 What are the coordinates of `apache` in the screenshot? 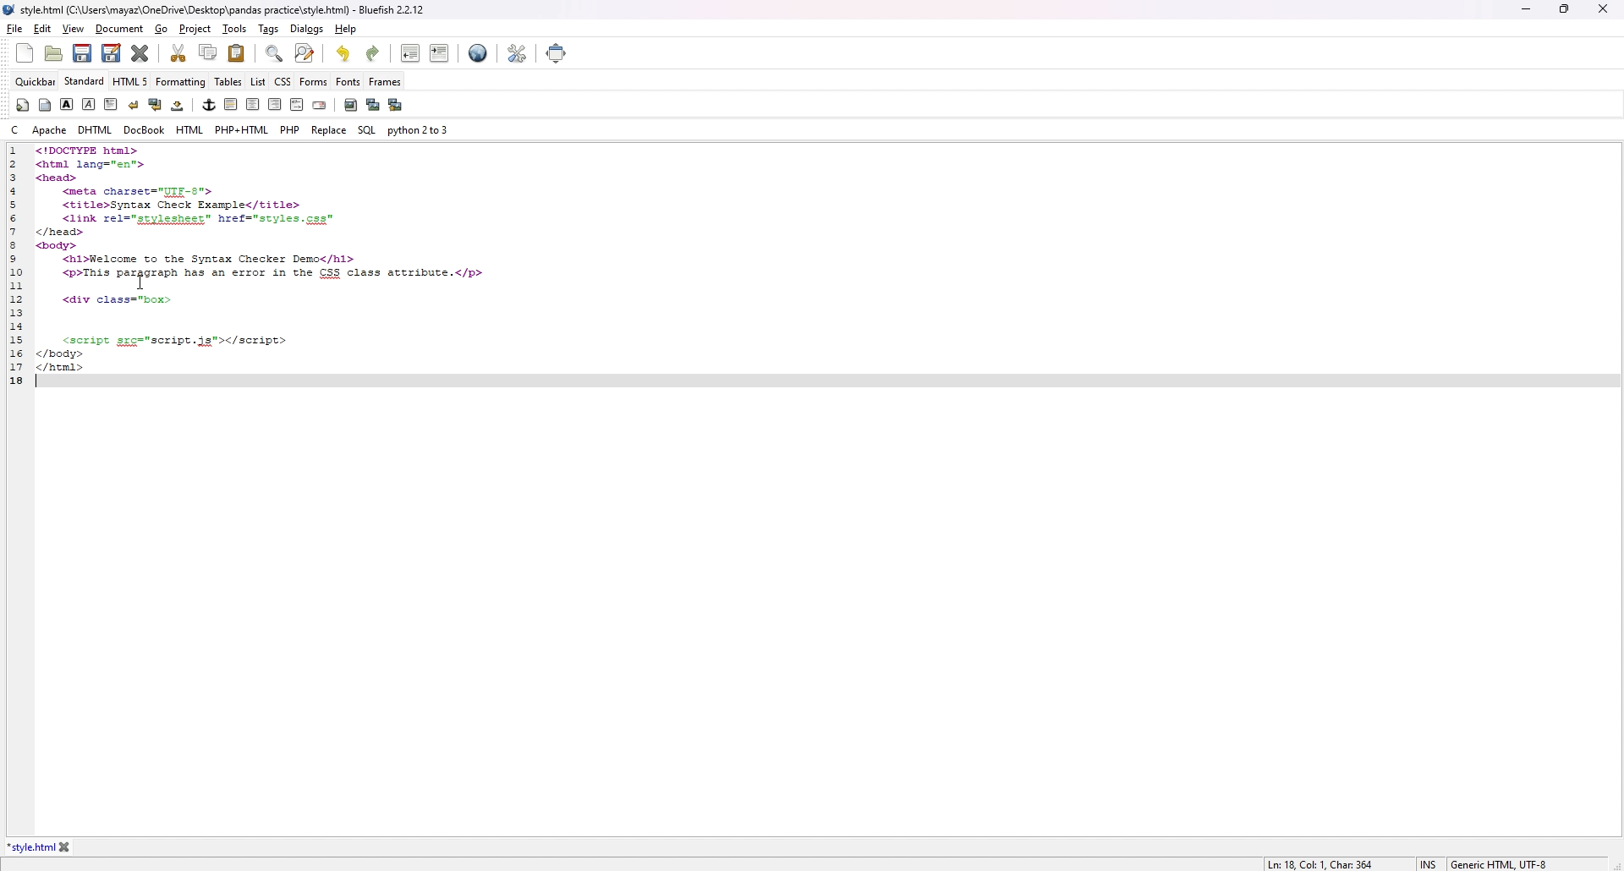 It's located at (51, 129).